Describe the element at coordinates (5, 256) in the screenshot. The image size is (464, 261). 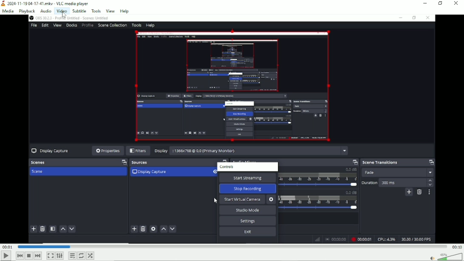
I see `Play` at that location.